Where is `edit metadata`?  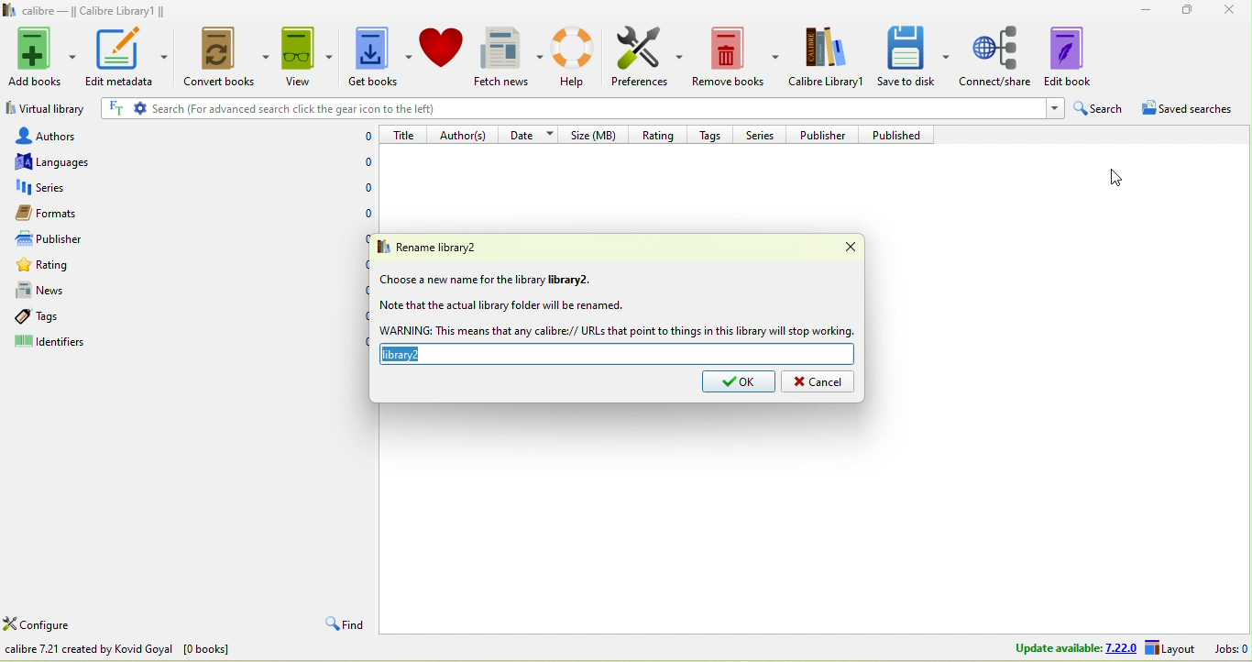 edit metadata is located at coordinates (126, 56).